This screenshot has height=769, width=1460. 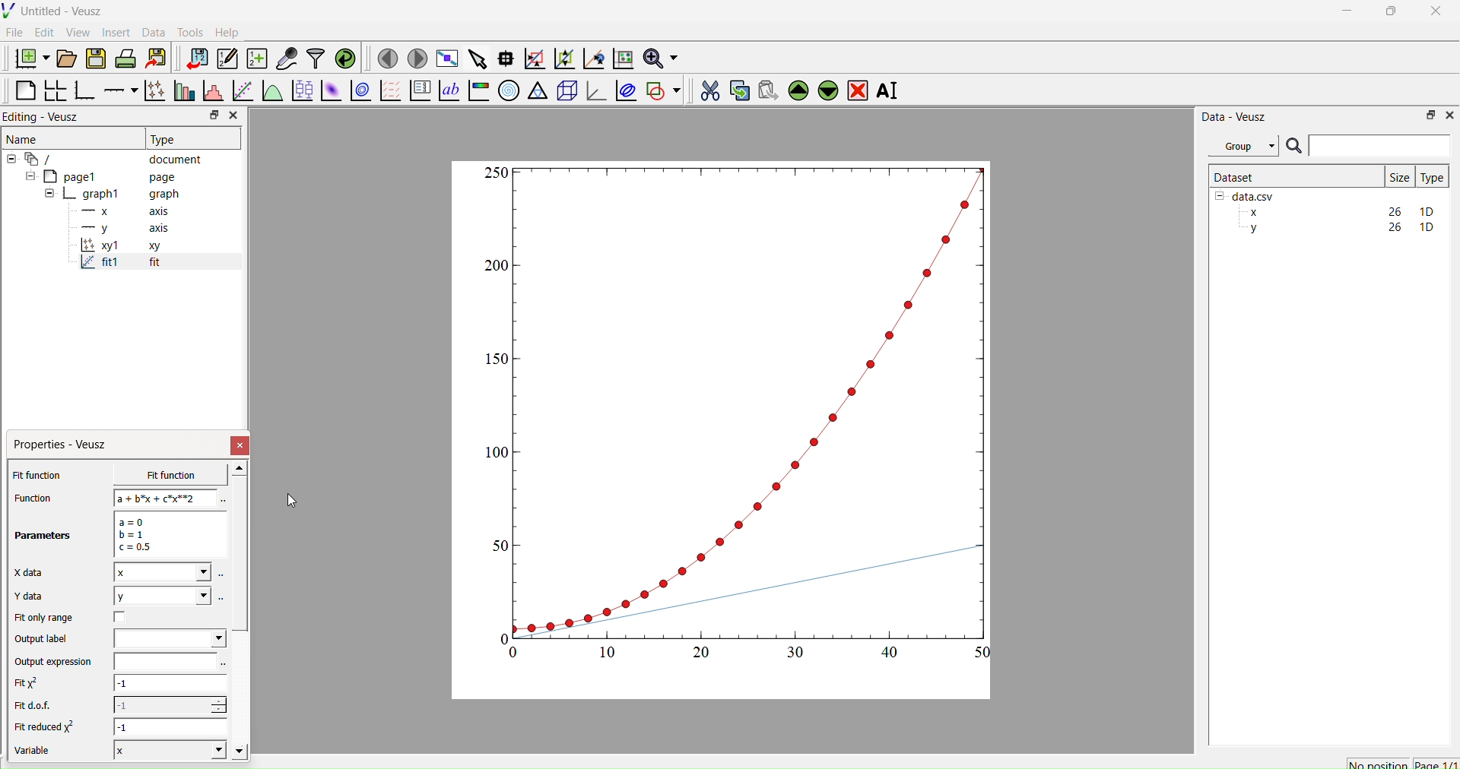 I want to click on Data, so click(x=153, y=33).